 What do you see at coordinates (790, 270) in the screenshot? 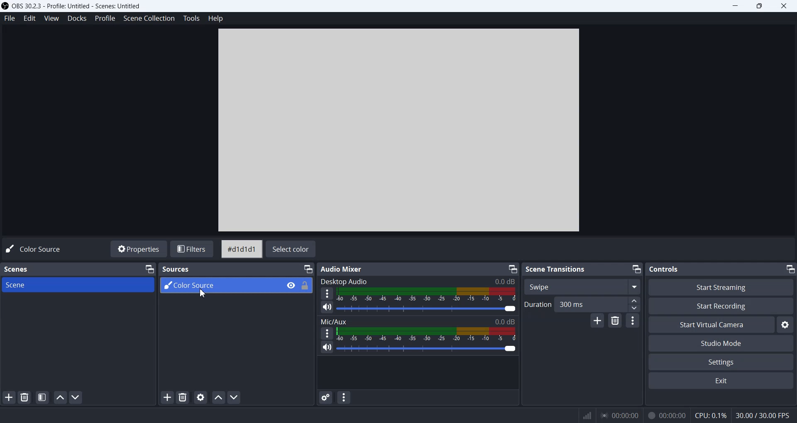
I see `Minimize` at bounding box center [790, 270].